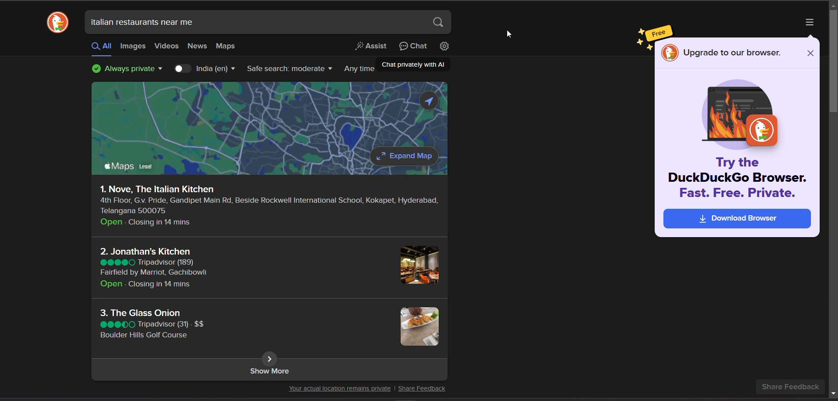  Describe the element at coordinates (790, 387) in the screenshot. I see `share feedback` at that location.